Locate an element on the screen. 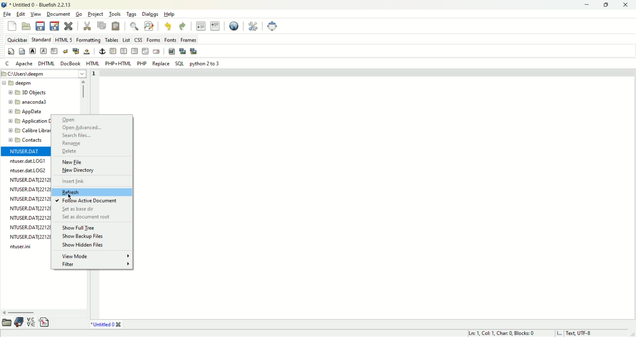 This screenshot has height=337, width=636. DHTML is located at coordinates (47, 64).